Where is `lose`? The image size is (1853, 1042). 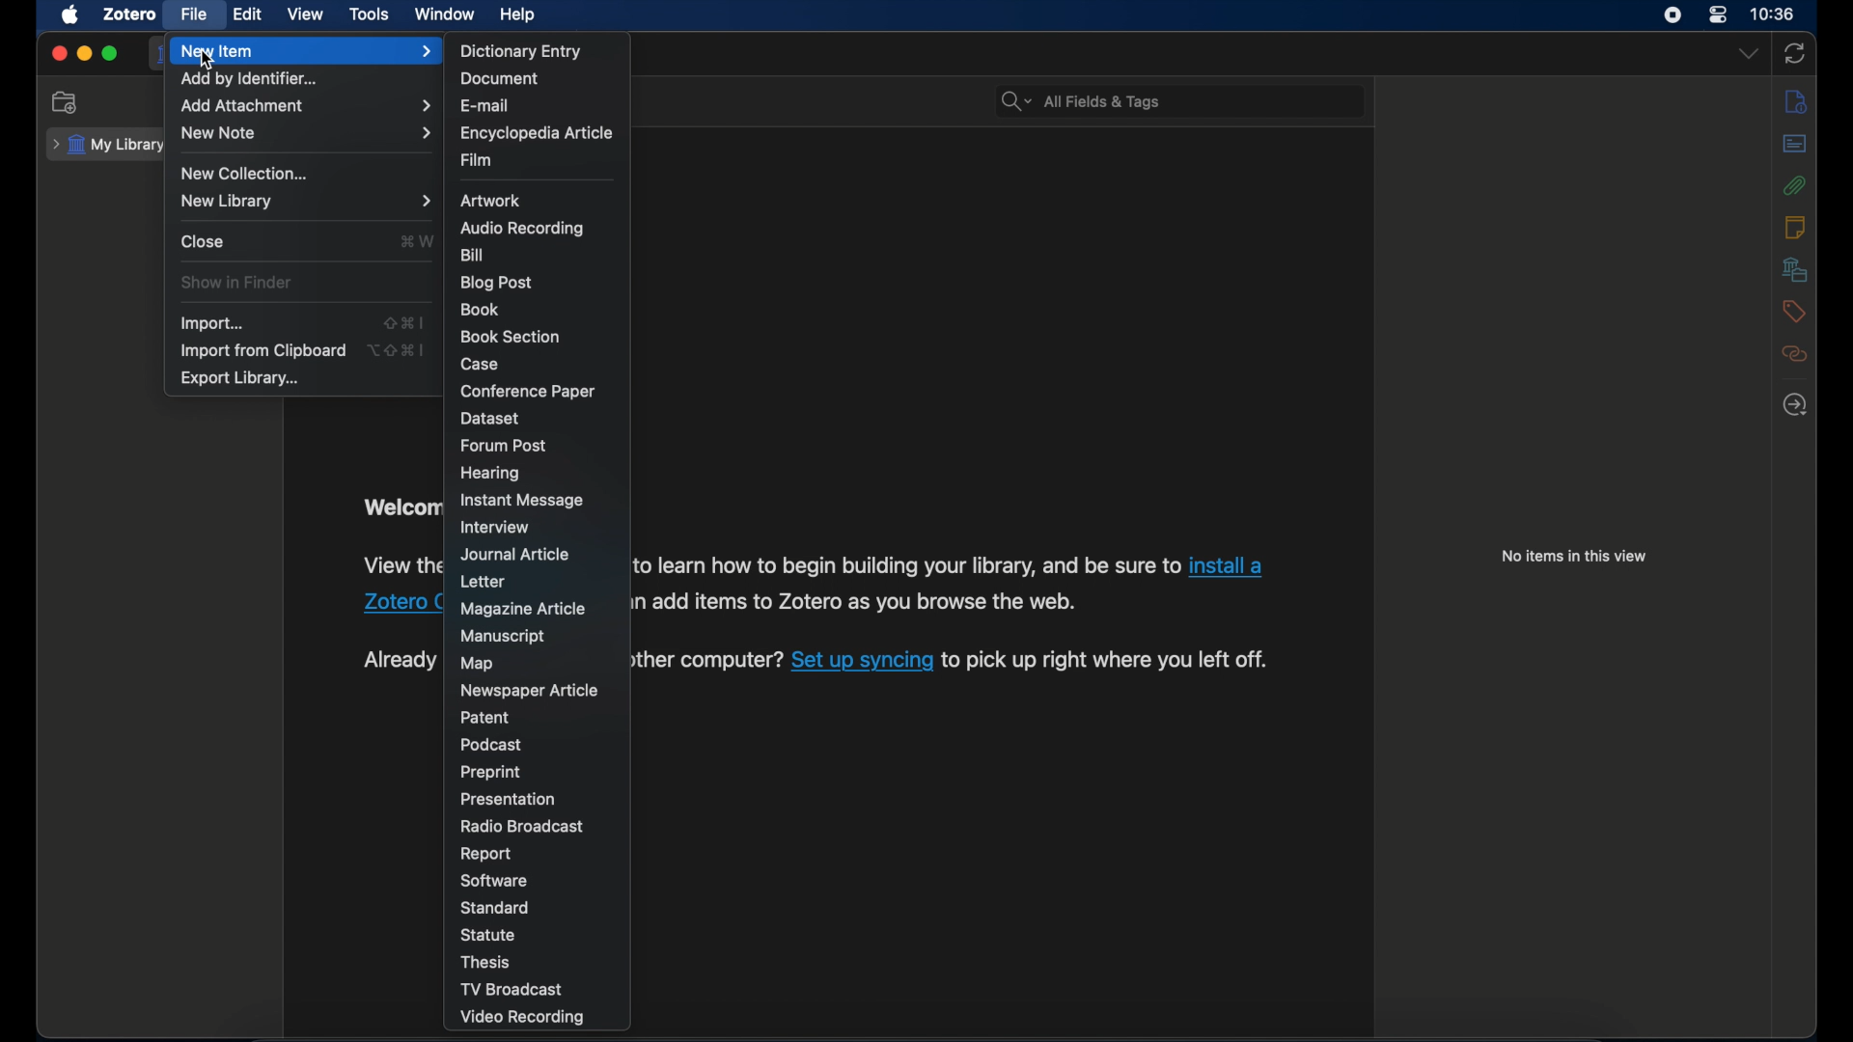
lose is located at coordinates (202, 240).